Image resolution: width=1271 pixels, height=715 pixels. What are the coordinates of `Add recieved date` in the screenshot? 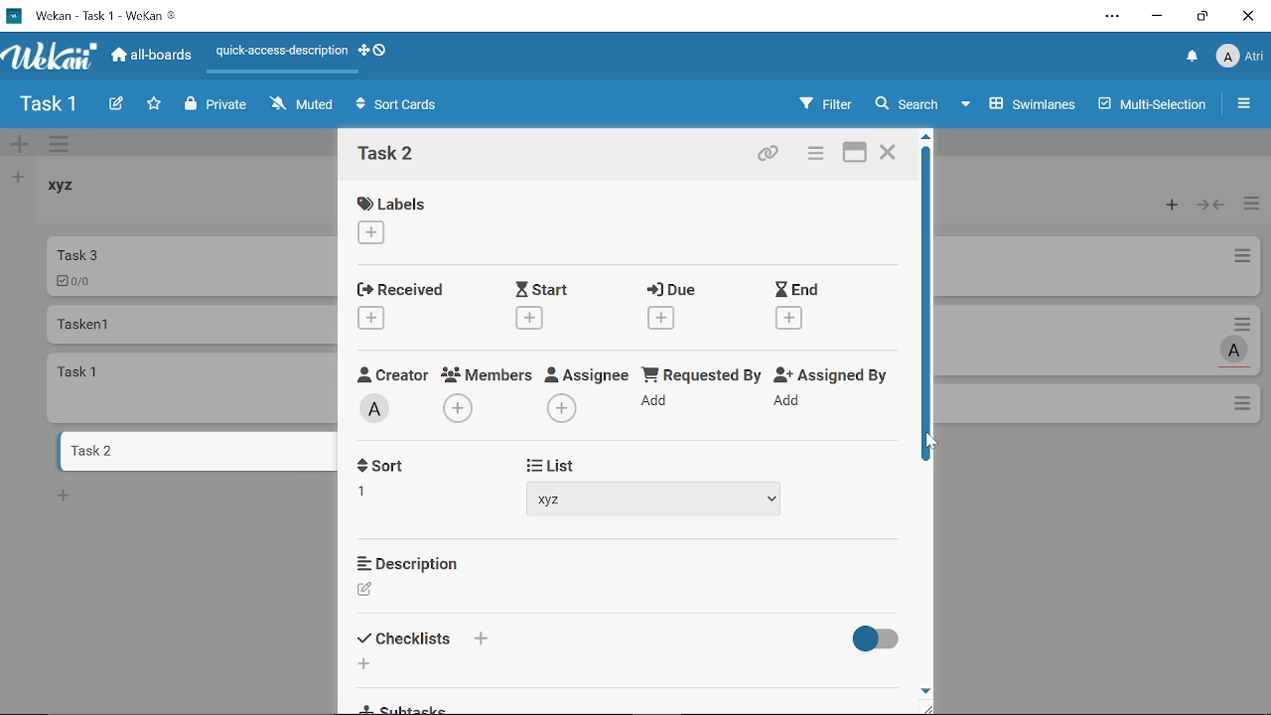 It's located at (373, 319).